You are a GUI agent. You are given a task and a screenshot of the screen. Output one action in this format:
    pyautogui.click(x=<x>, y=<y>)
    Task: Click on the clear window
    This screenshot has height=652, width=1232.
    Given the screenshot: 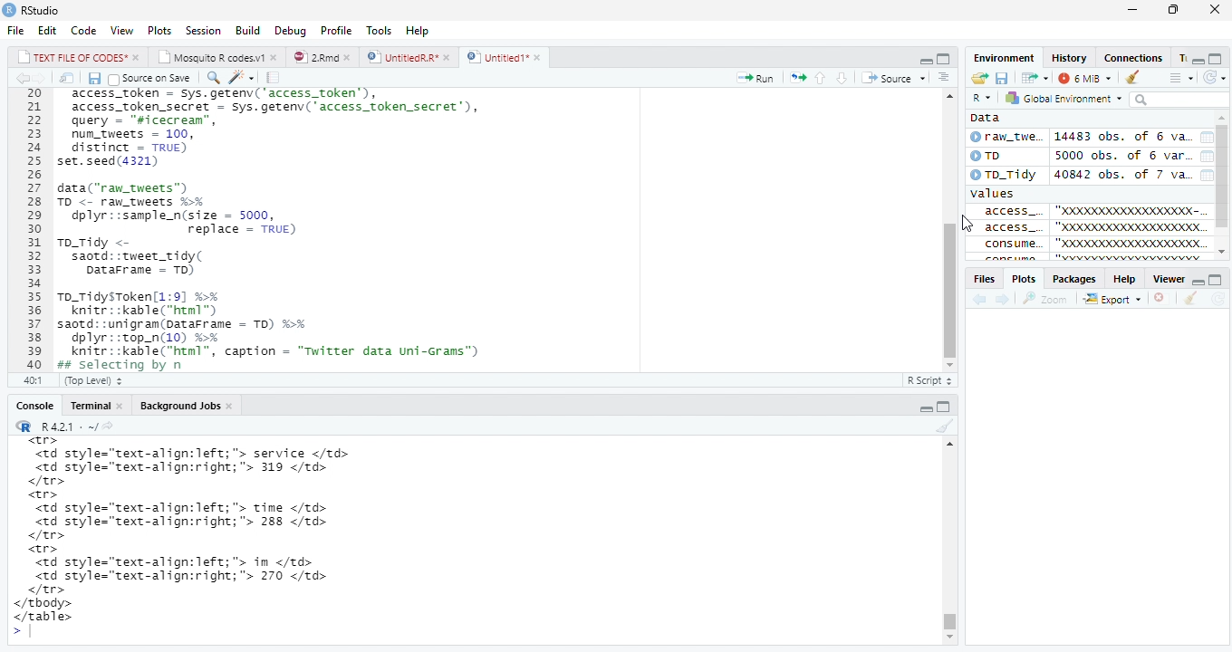 What is the action you would take?
    pyautogui.click(x=1137, y=78)
    